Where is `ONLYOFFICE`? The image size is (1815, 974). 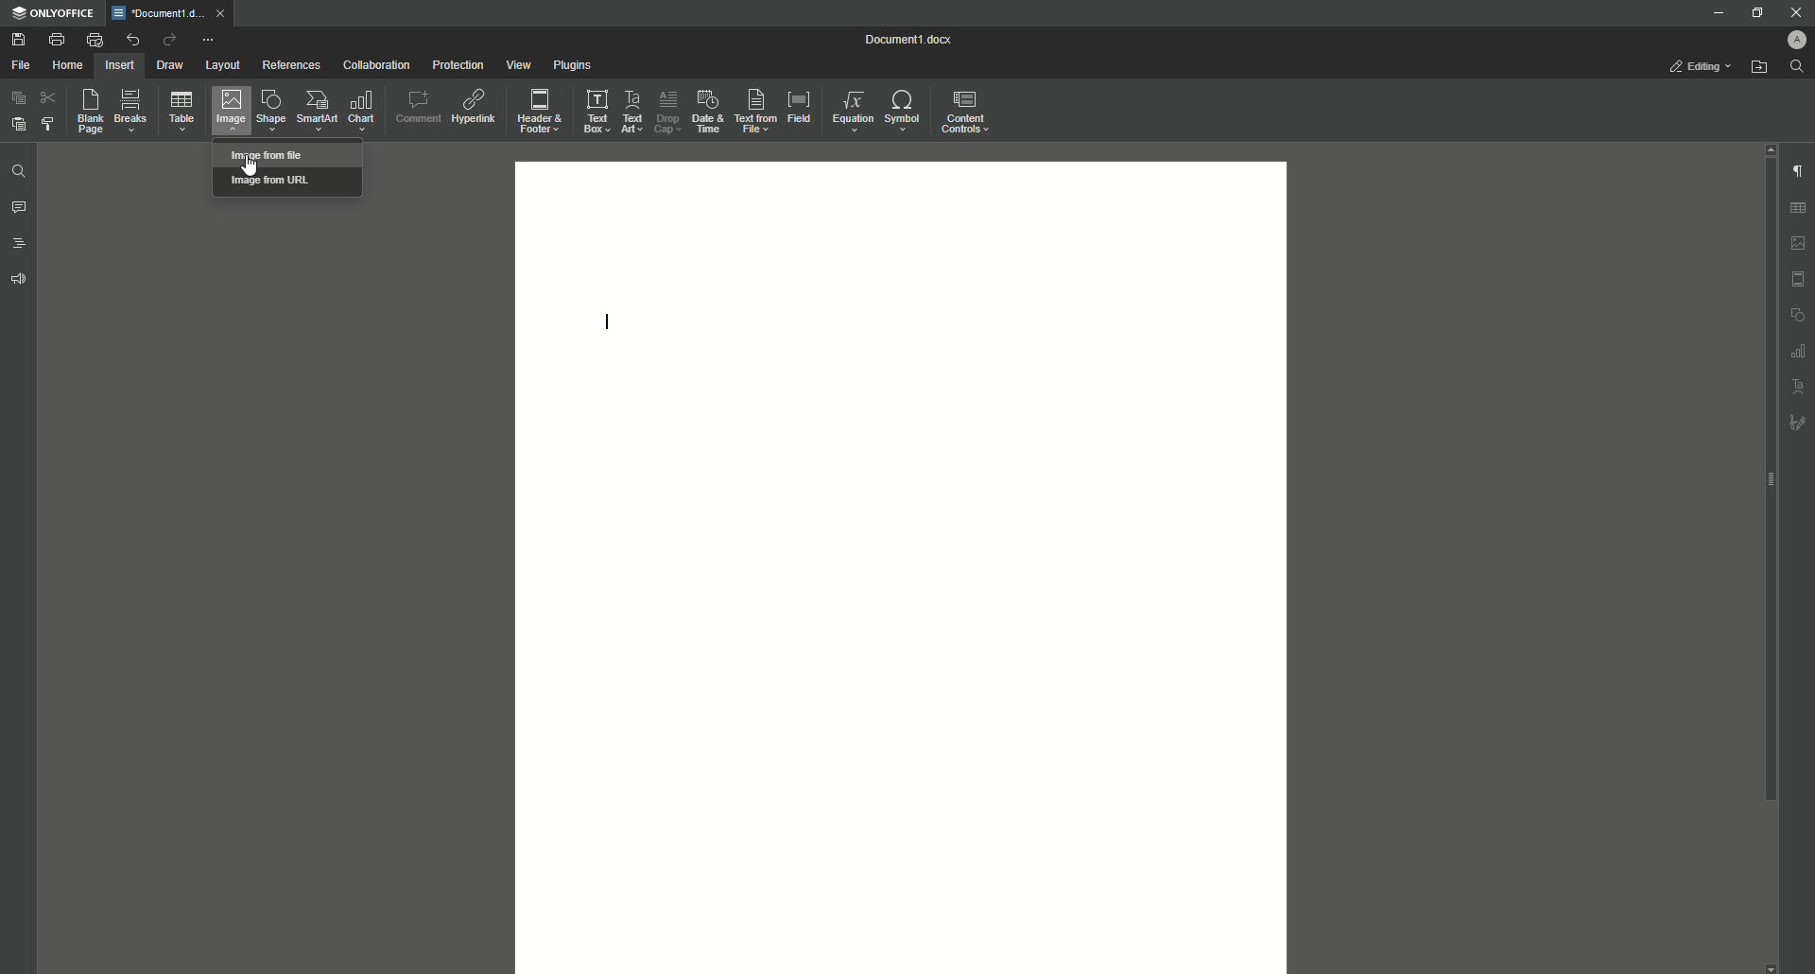
ONLYOFFICE is located at coordinates (53, 12).